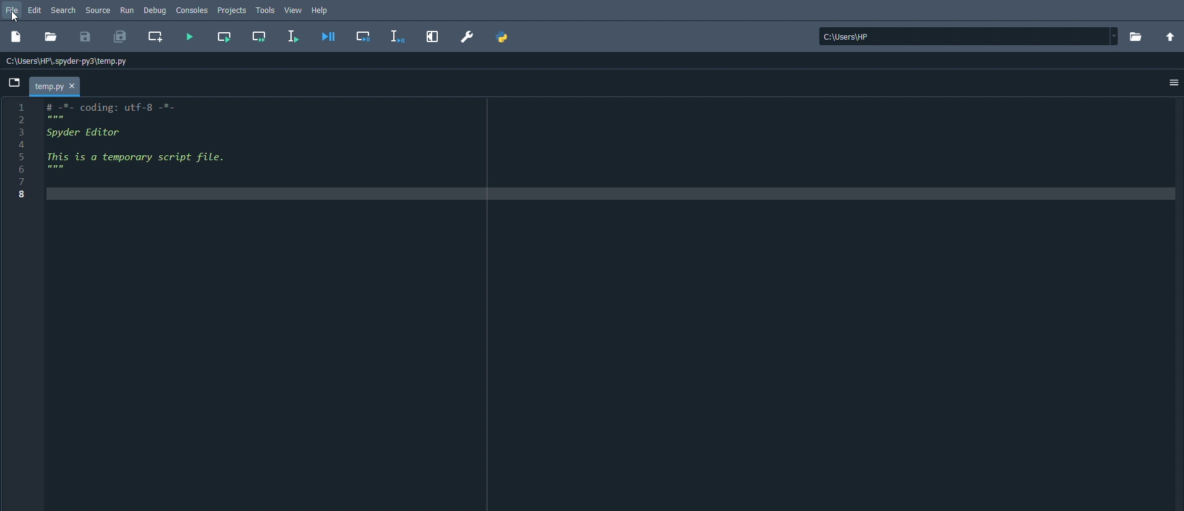  What do you see at coordinates (366, 35) in the screenshot?
I see `Debug cell` at bounding box center [366, 35].